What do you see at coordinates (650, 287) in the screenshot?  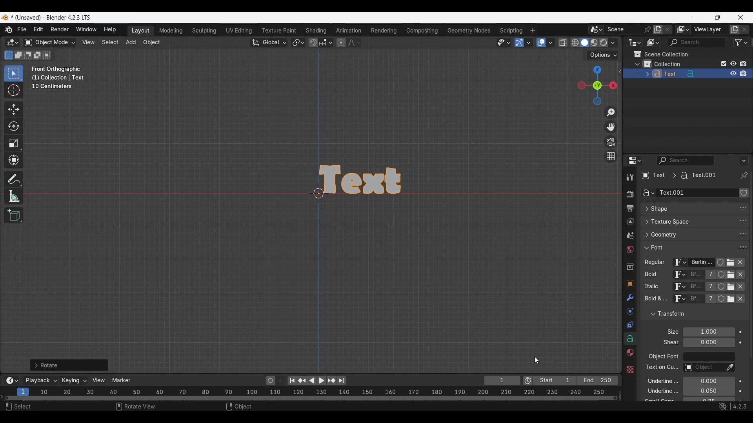 I see `italic` at bounding box center [650, 287].